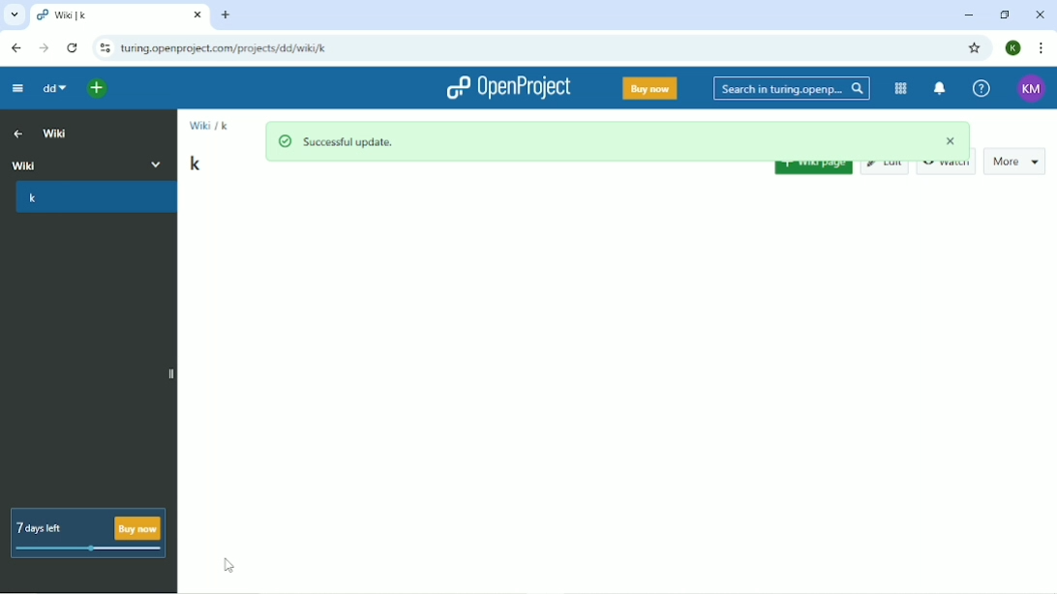  What do you see at coordinates (940, 88) in the screenshot?
I see `To notification center` at bounding box center [940, 88].